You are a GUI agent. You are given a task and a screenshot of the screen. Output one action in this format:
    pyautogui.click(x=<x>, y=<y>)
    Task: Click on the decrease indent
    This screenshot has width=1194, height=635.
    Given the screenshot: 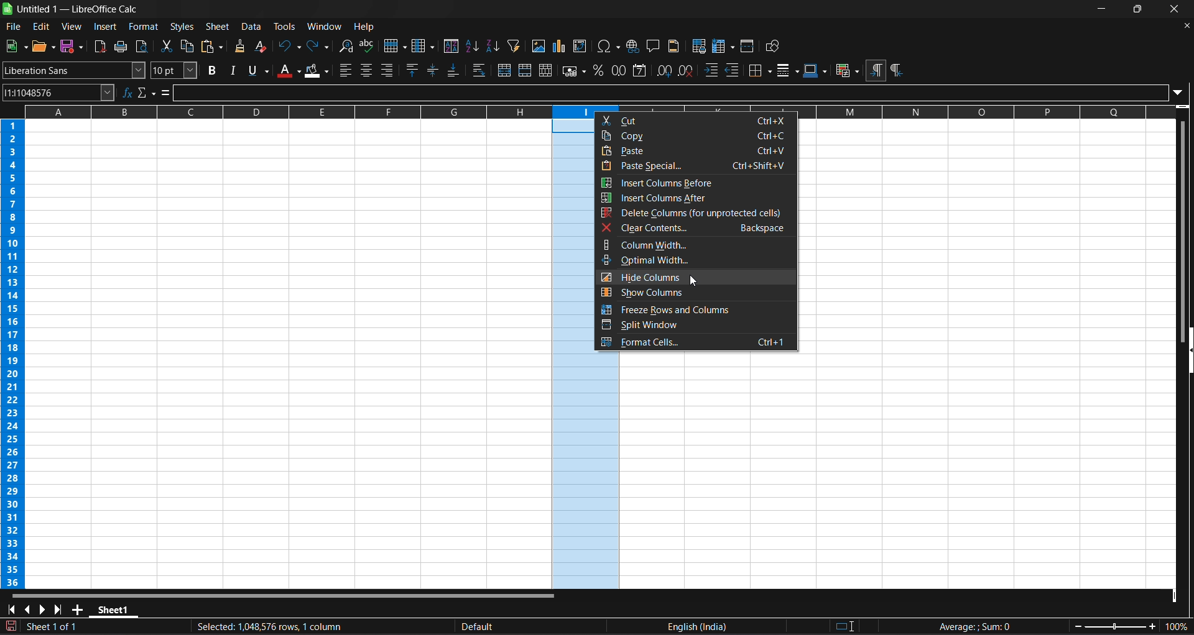 What is the action you would take?
    pyautogui.click(x=733, y=70)
    